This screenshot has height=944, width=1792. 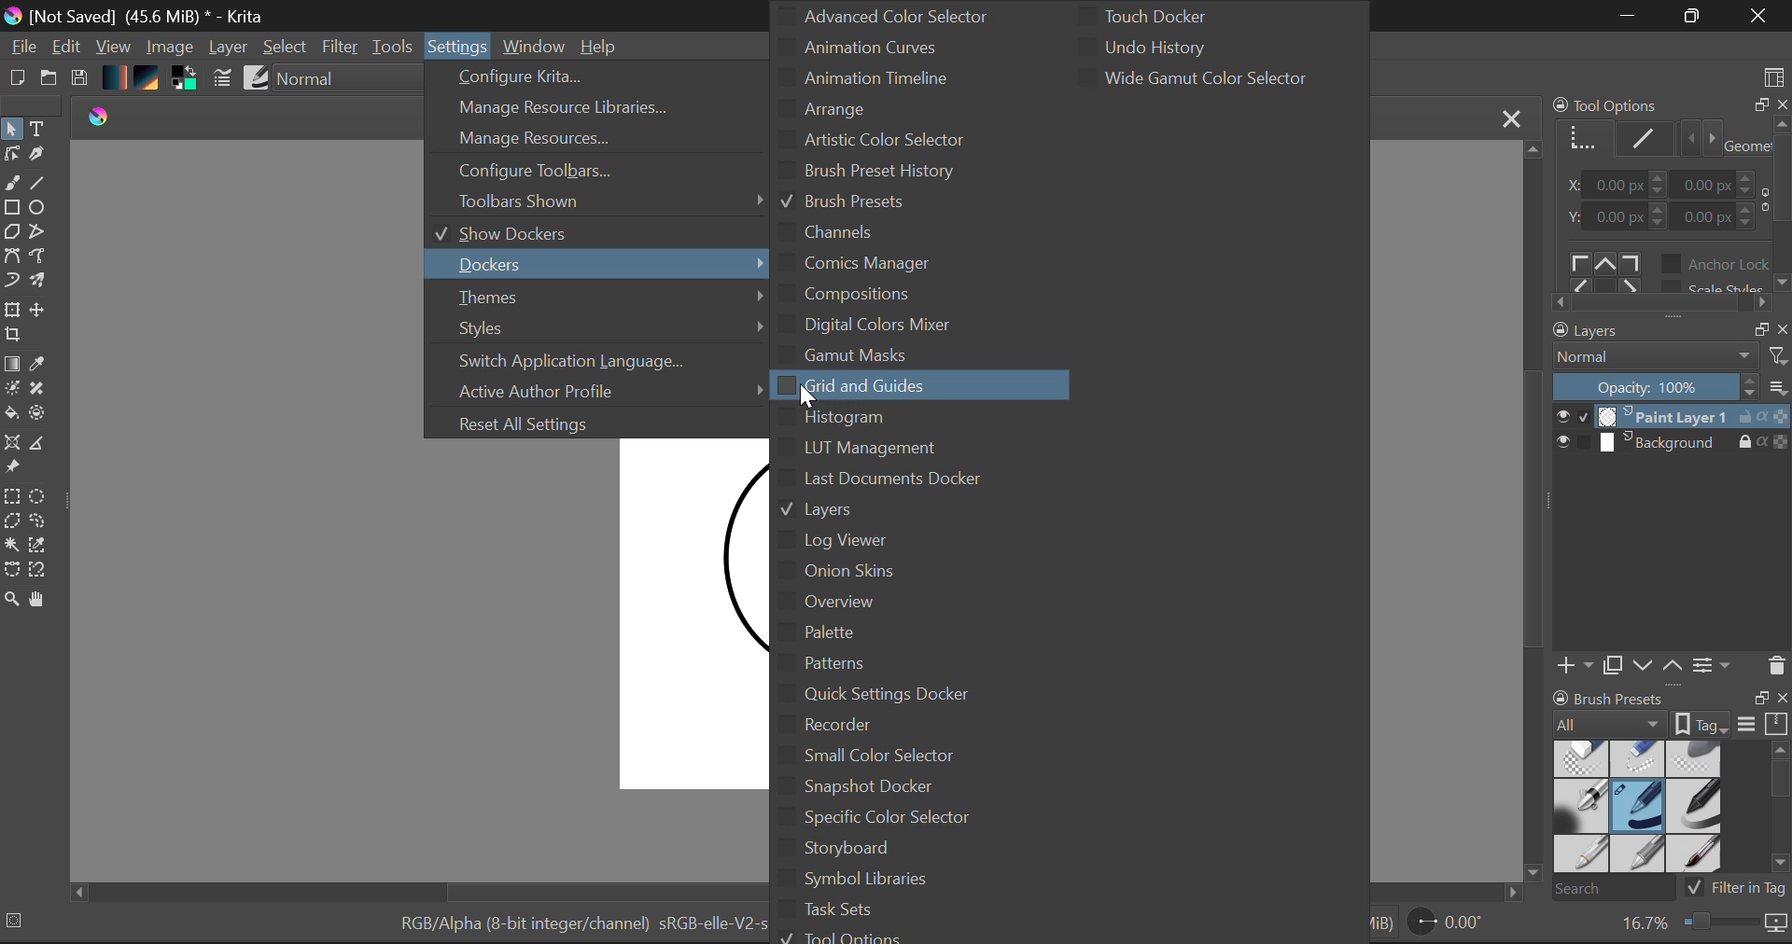 I want to click on Polygon Selection, so click(x=12, y=522).